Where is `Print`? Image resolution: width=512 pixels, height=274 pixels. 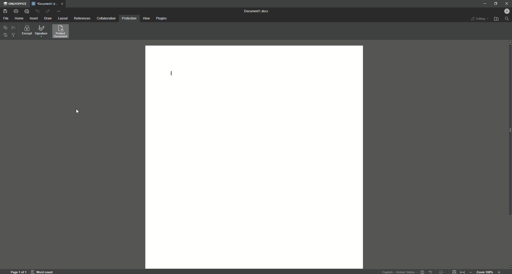 Print is located at coordinates (16, 11).